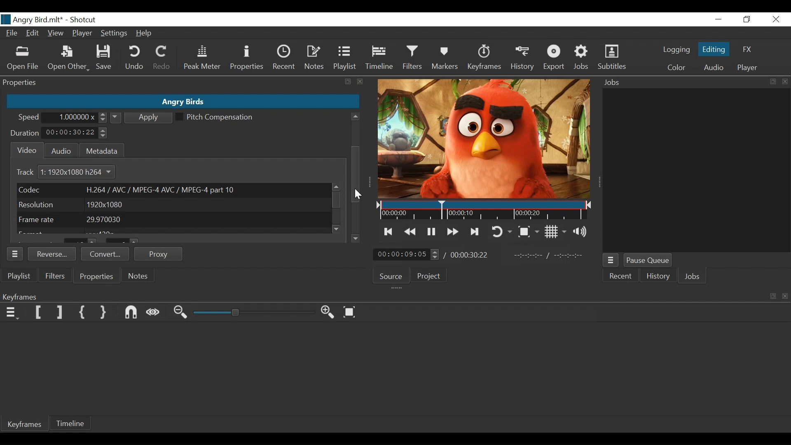 Image resolution: width=791 pixels, height=445 pixels. Describe the element at coordinates (12, 33) in the screenshot. I see `File` at that location.